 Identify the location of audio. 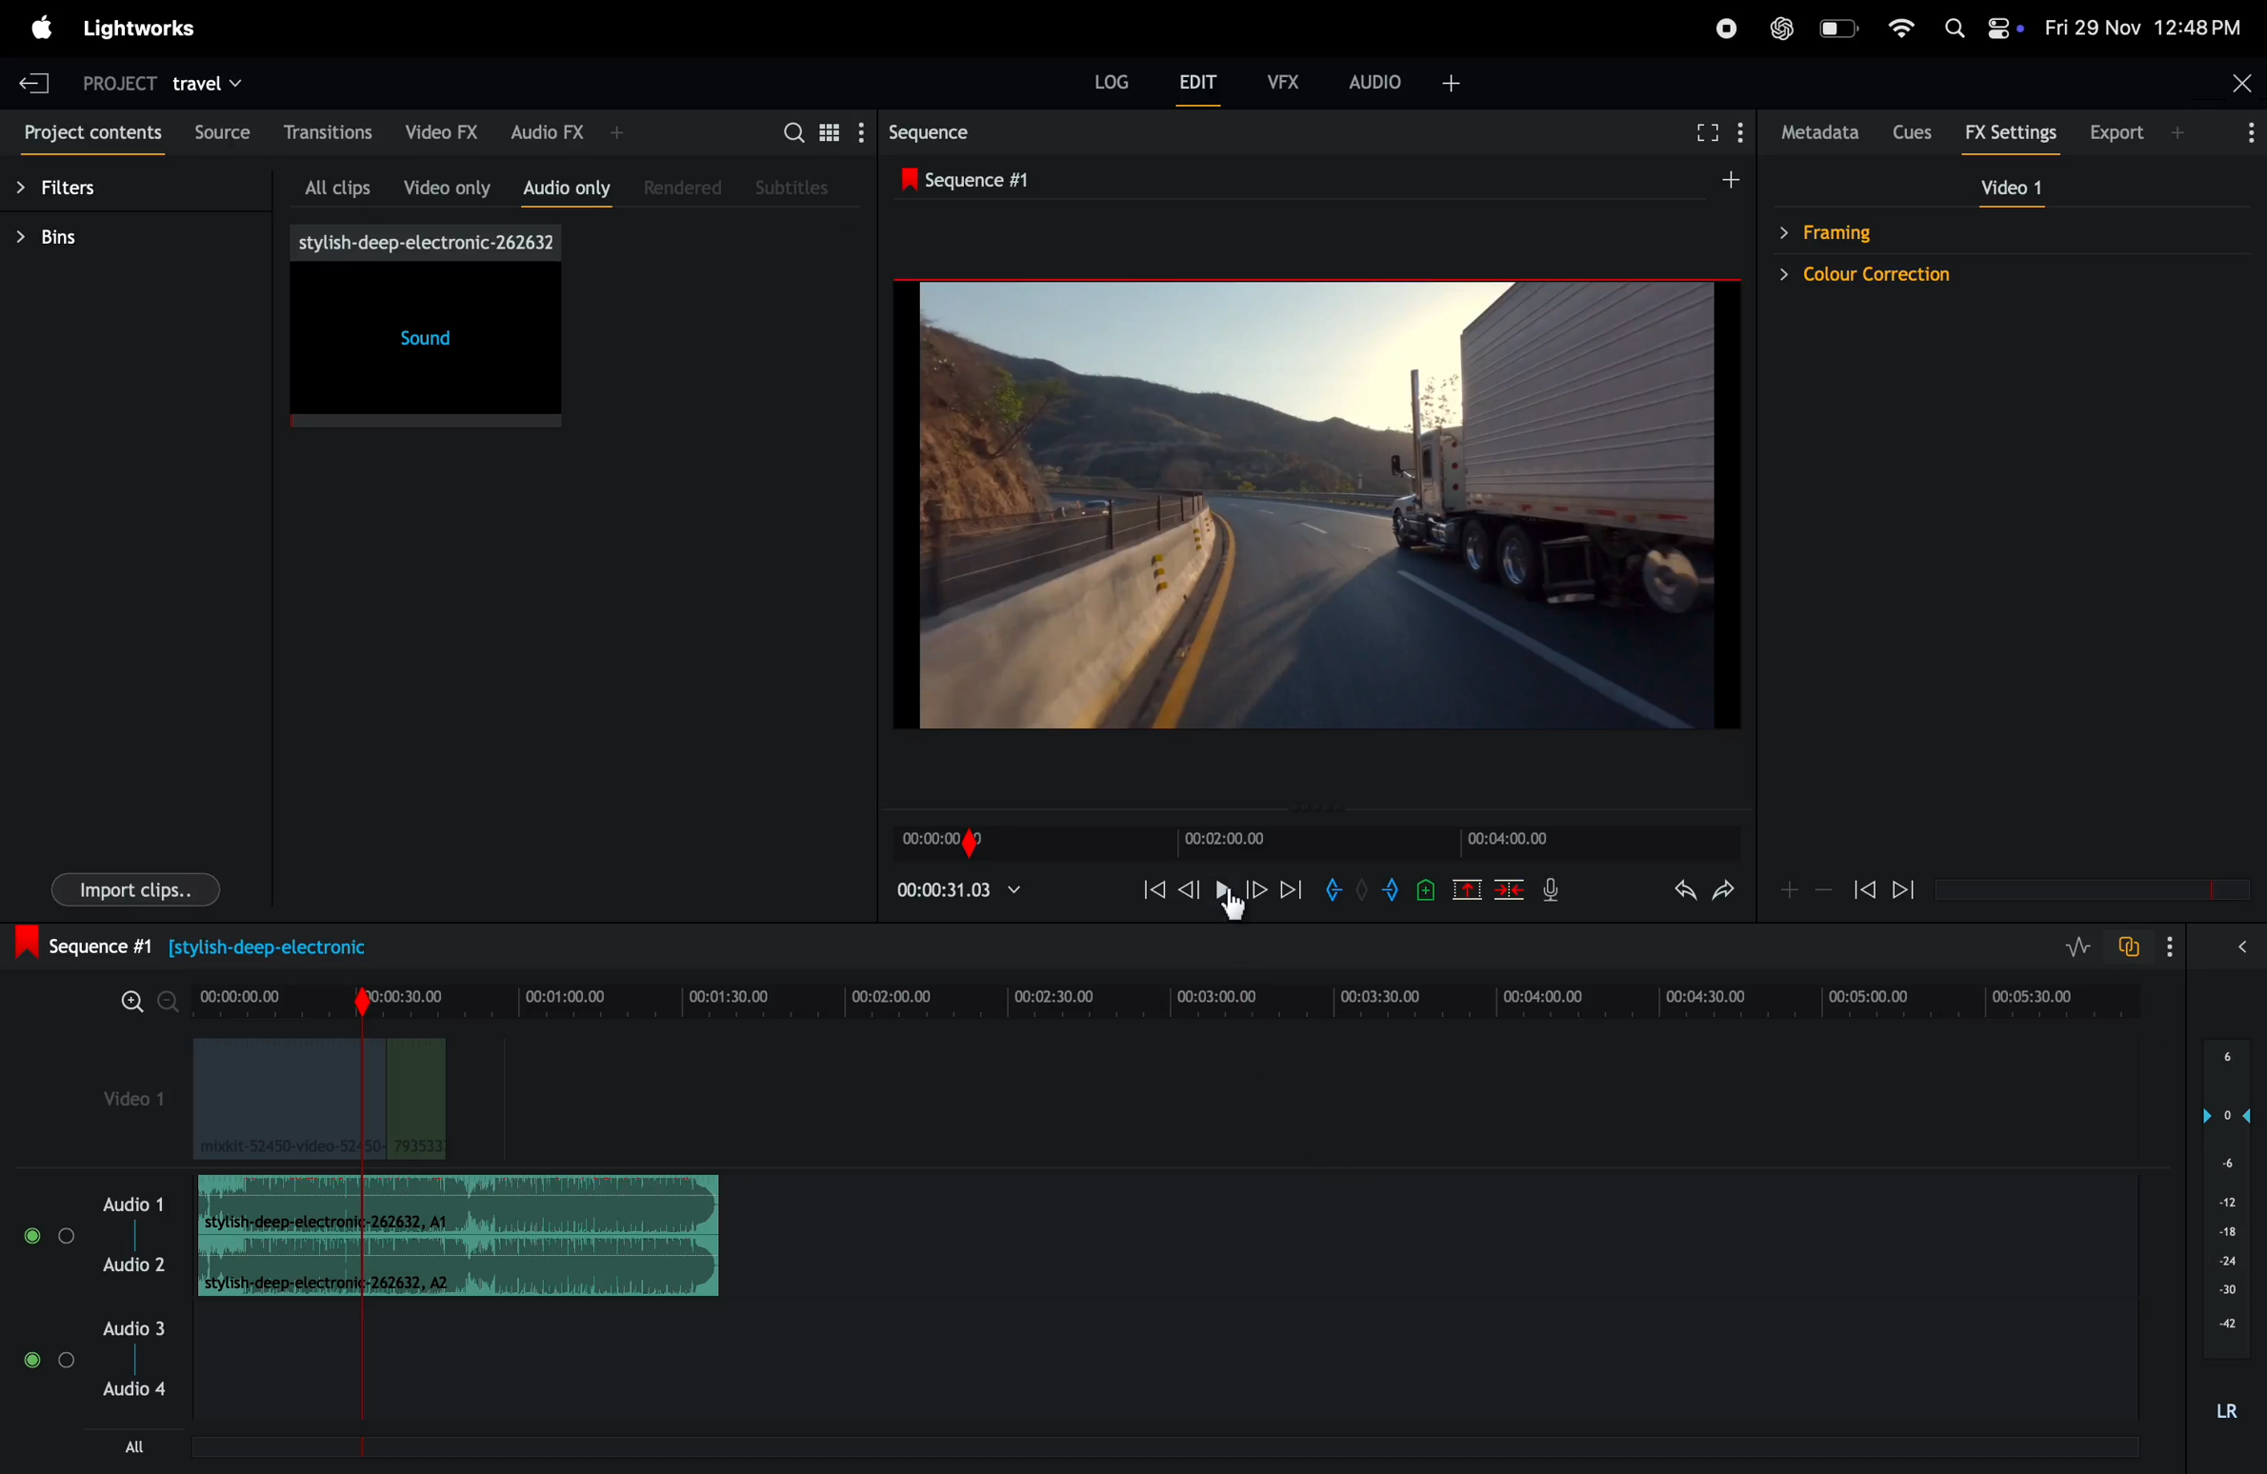
(133, 1327).